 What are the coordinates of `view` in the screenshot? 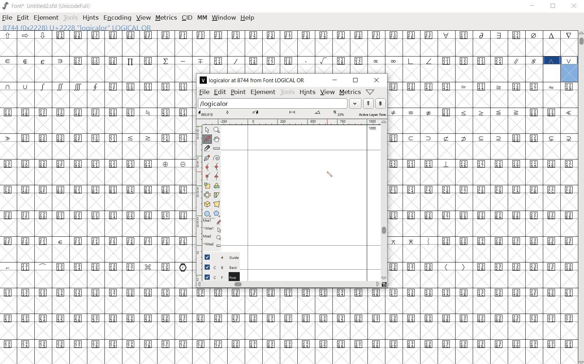 It's located at (327, 92).